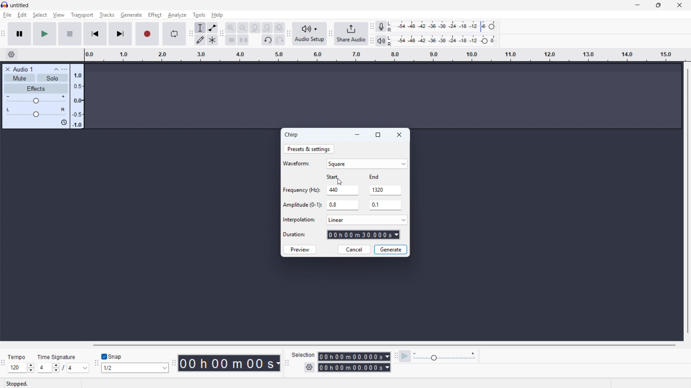 The width and height of the screenshot is (691, 388). What do you see at coordinates (243, 28) in the screenshot?
I see `Zoom out ` at bounding box center [243, 28].